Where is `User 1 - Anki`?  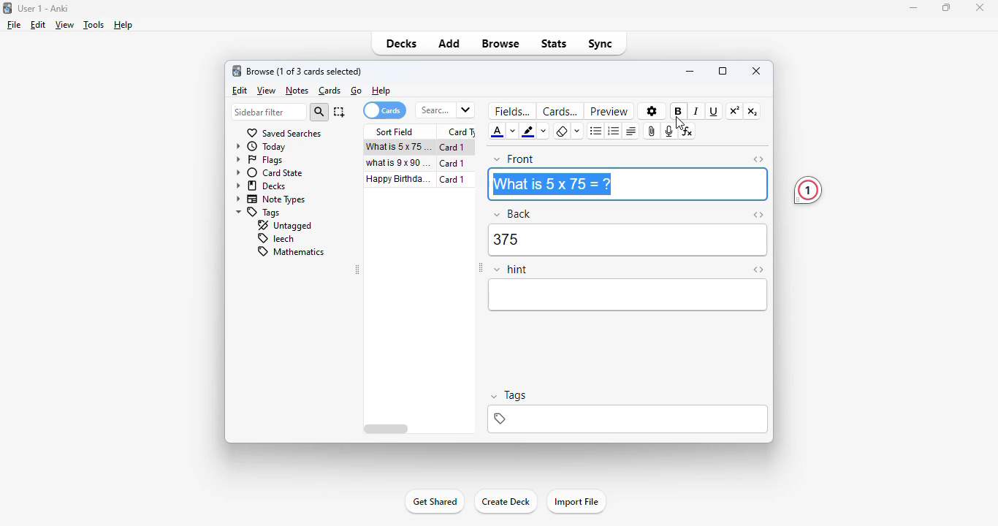 User 1 - Anki is located at coordinates (44, 8).